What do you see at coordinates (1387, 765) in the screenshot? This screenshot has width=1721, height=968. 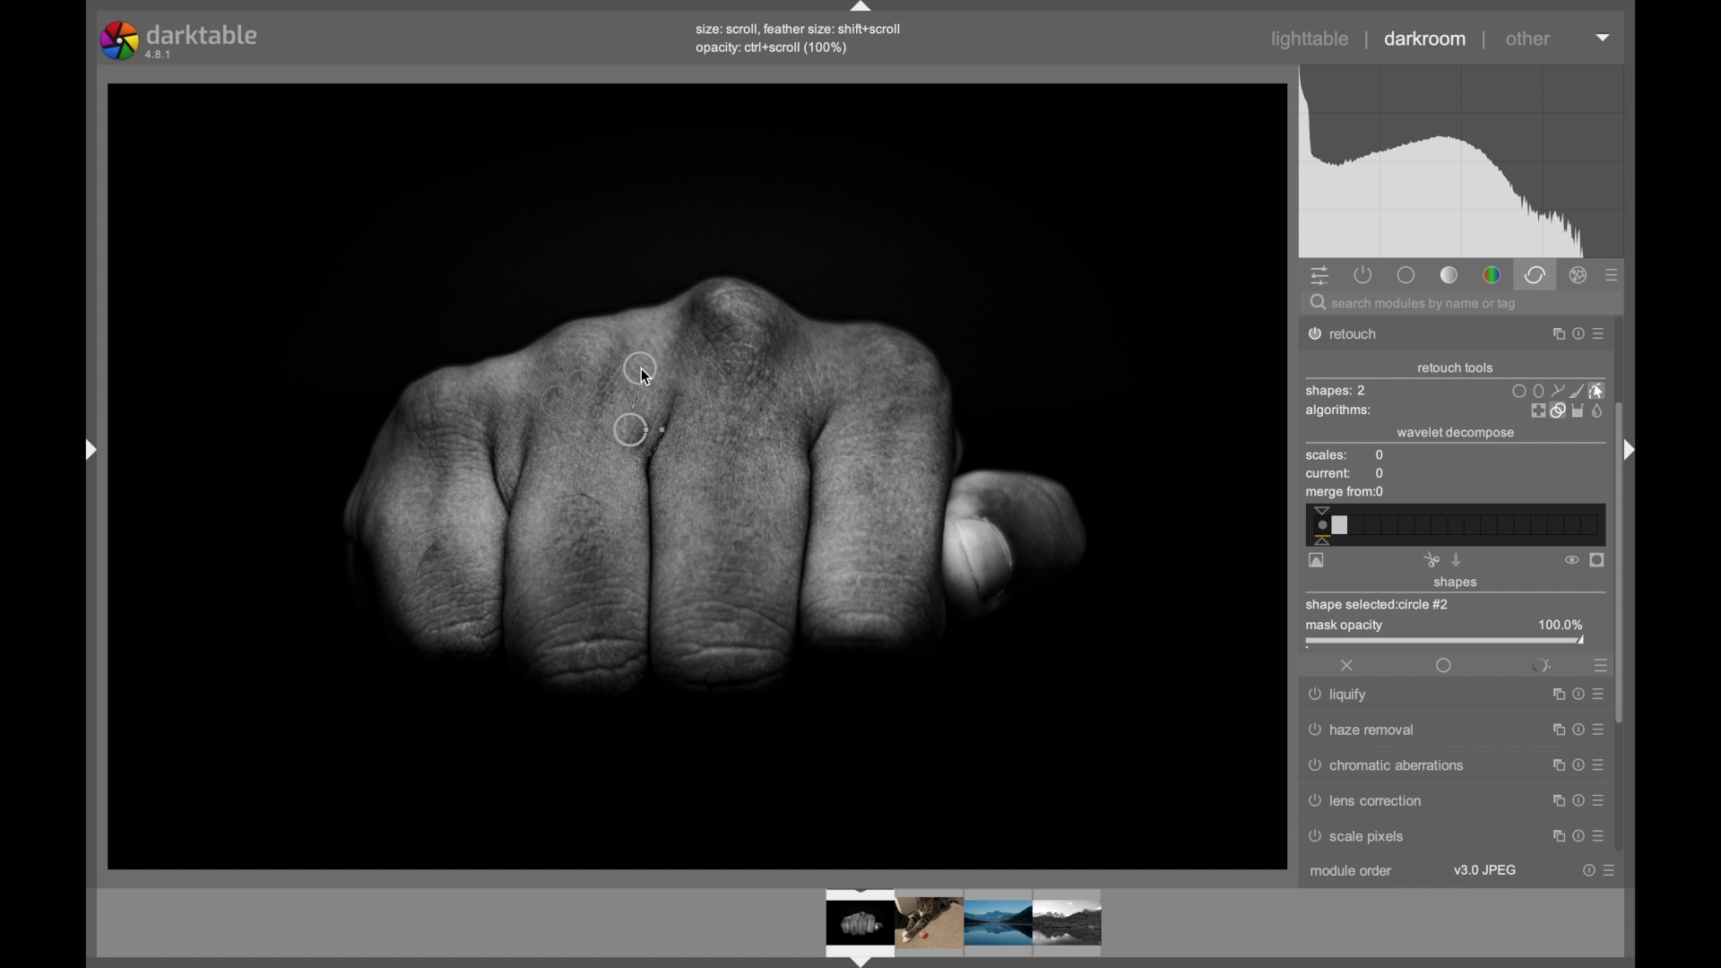 I see `chromatic aberrations` at bounding box center [1387, 765].